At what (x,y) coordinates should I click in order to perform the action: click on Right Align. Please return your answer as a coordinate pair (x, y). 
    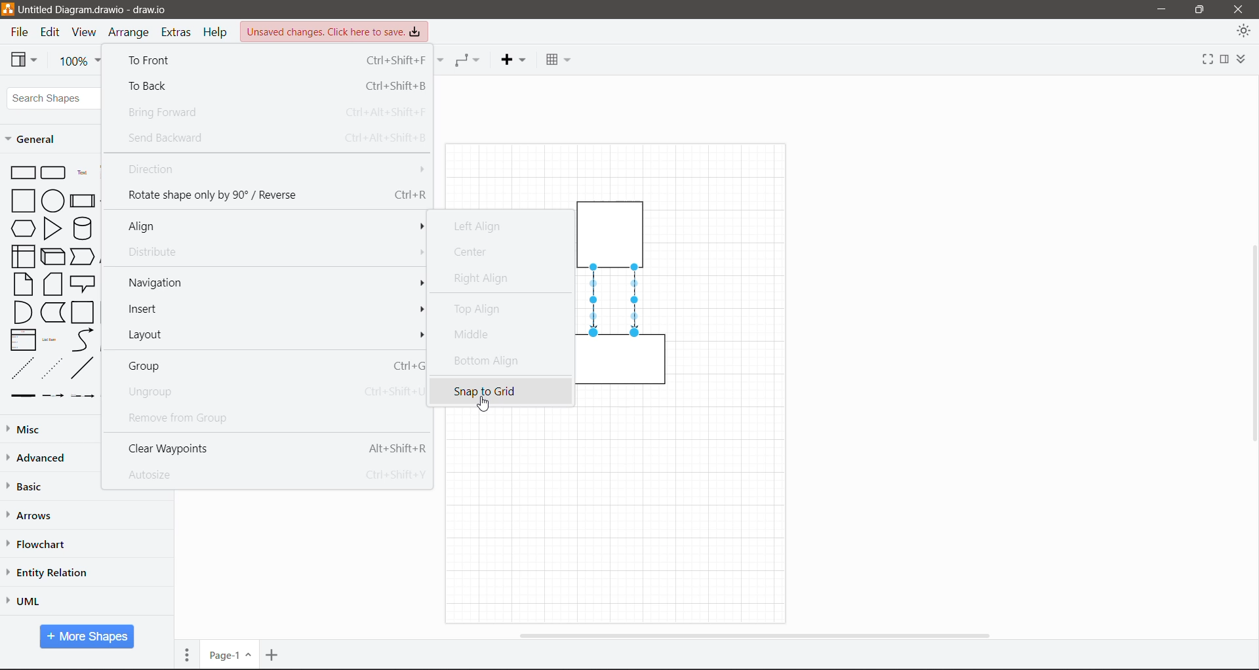
    Looking at the image, I should click on (482, 278).